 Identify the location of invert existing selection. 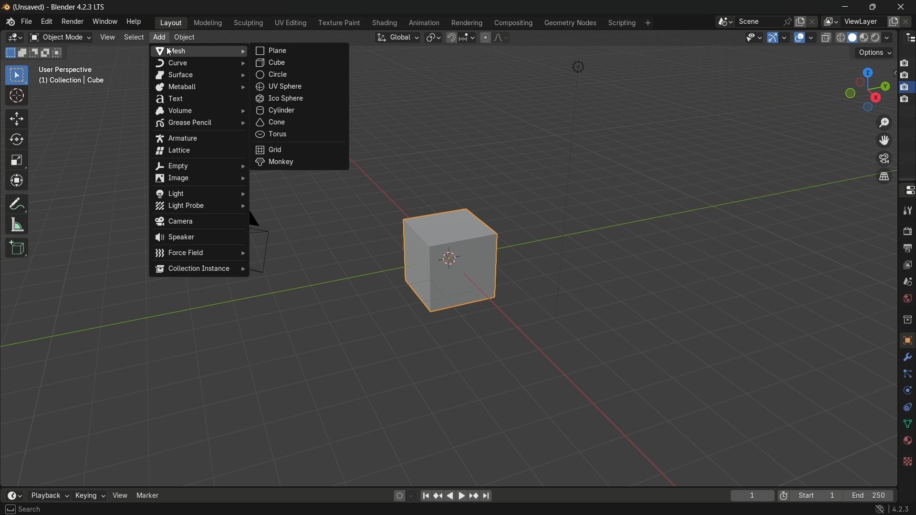
(48, 53).